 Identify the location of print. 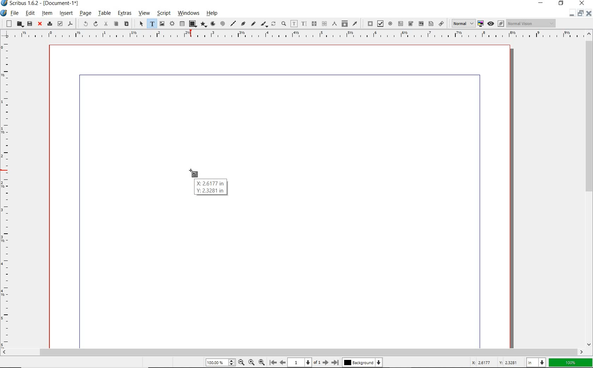
(49, 24).